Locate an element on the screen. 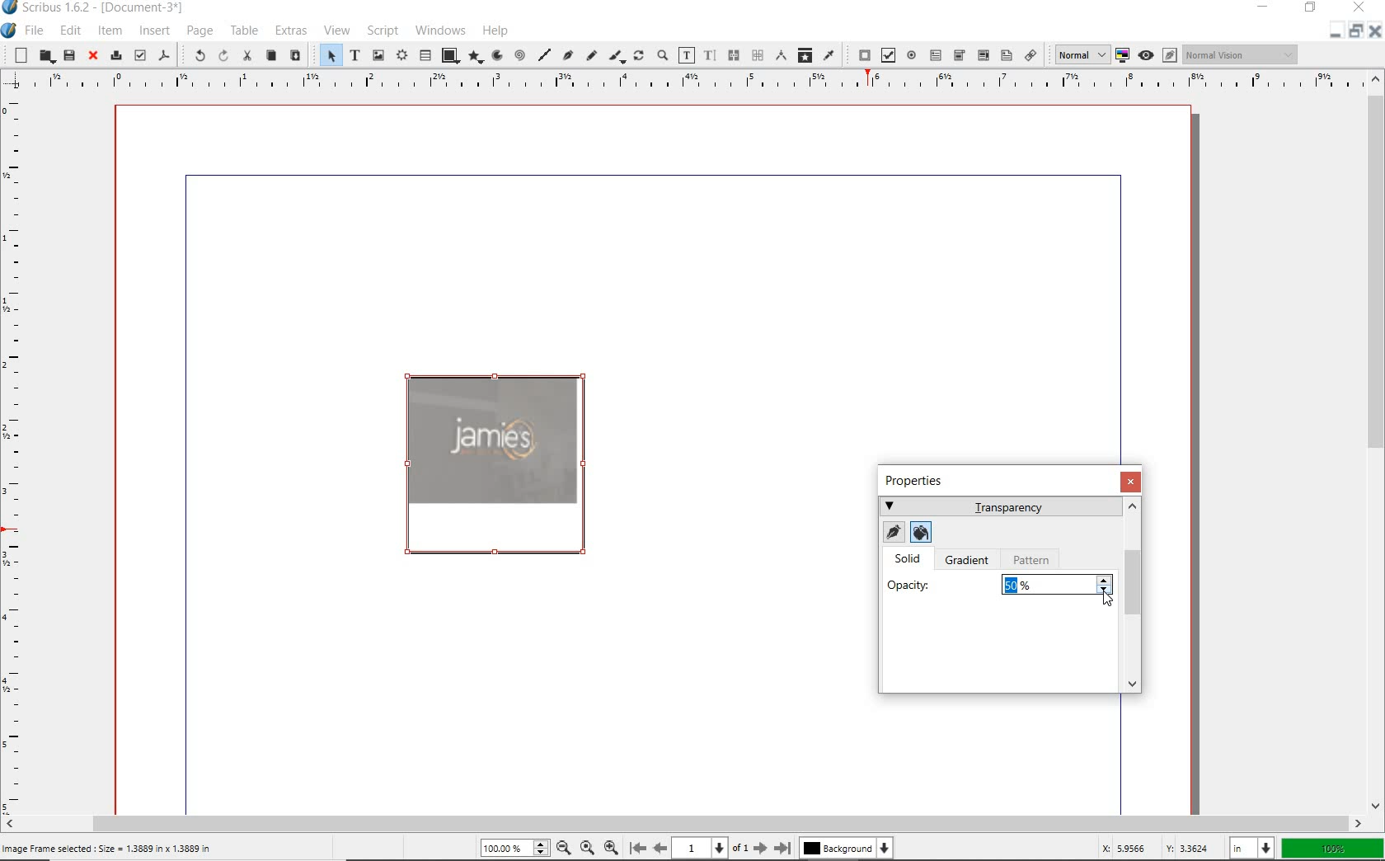 Image resolution: width=1385 pixels, height=861 pixels. measurements is located at coordinates (778, 55).